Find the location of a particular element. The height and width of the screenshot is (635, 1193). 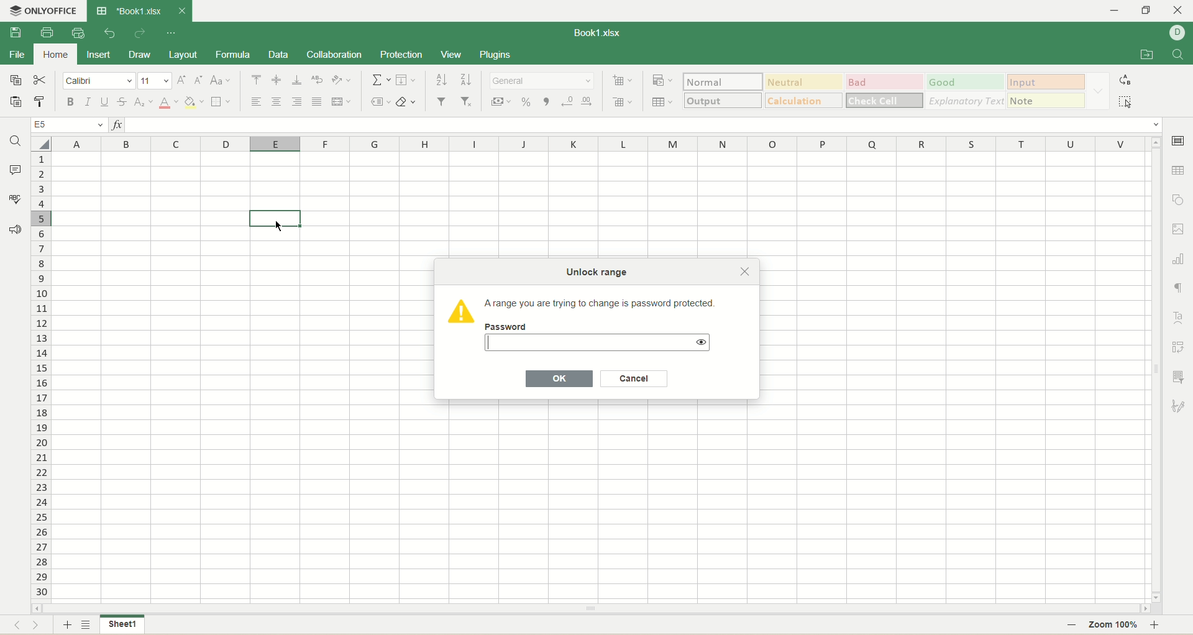

currency style is located at coordinates (503, 103).